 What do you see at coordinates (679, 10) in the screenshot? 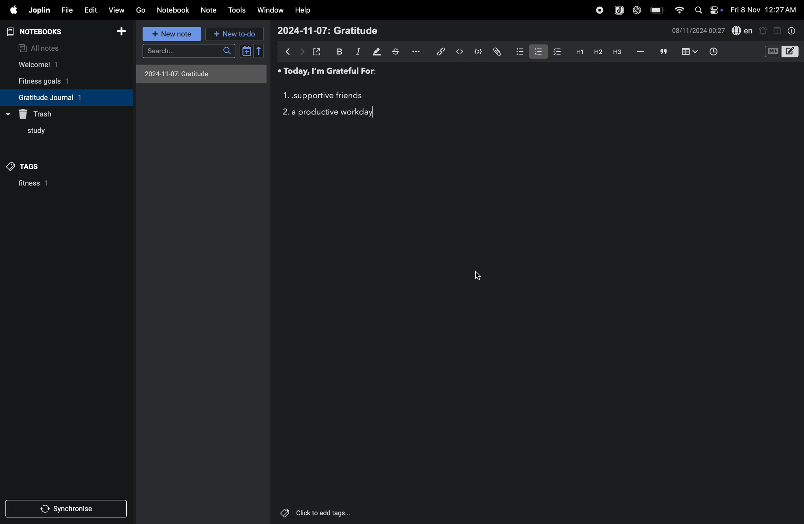
I see `wifi` at bounding box center [679, 10].